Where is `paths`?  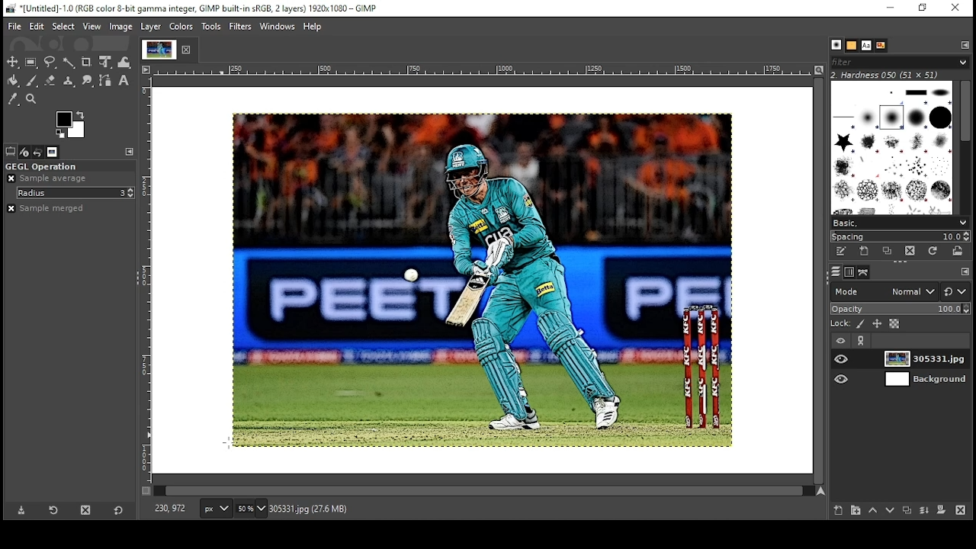 paths is located at coordinates (864, 271).